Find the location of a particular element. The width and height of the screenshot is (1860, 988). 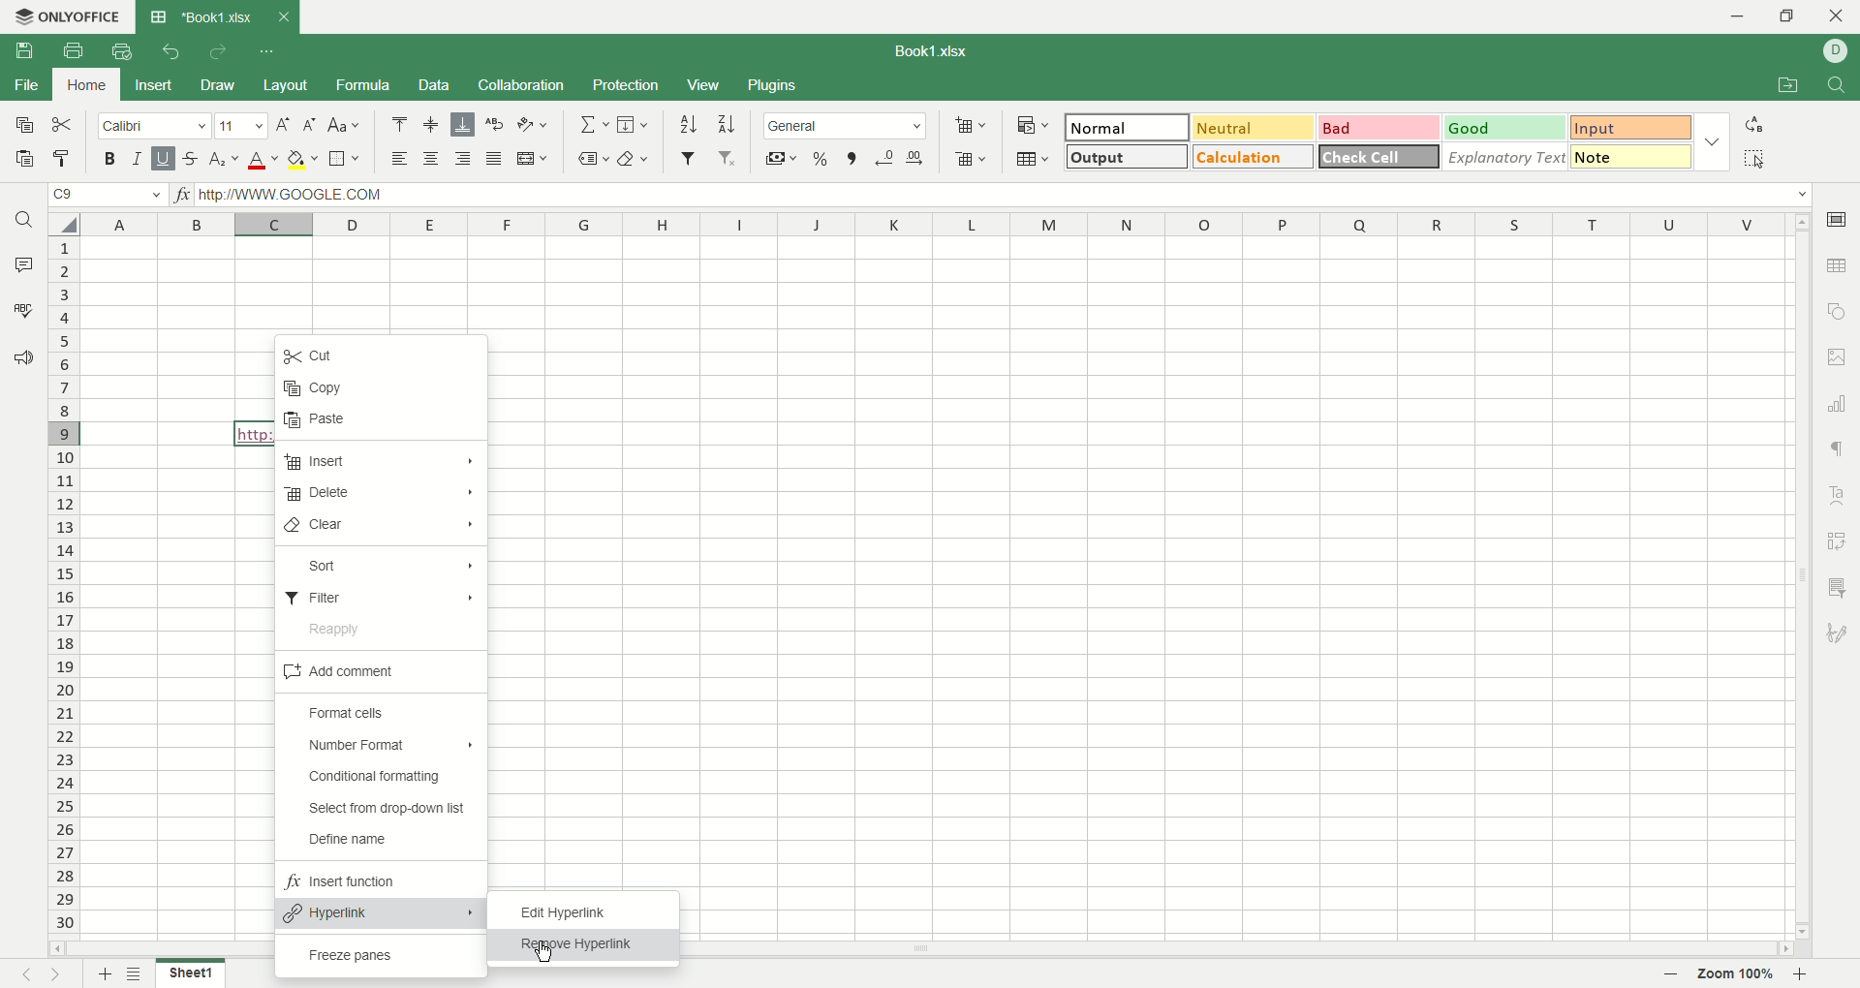

conditional formatting is located at coordinates (1034, 124).